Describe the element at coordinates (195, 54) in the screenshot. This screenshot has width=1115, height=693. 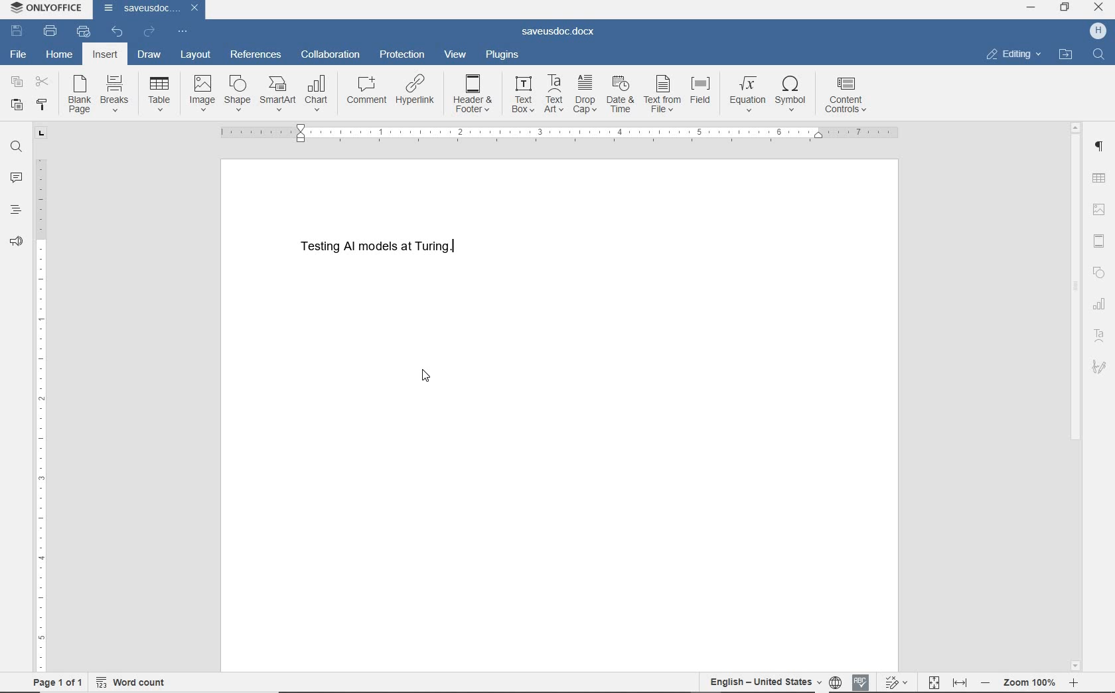
I see `layout` at that location.